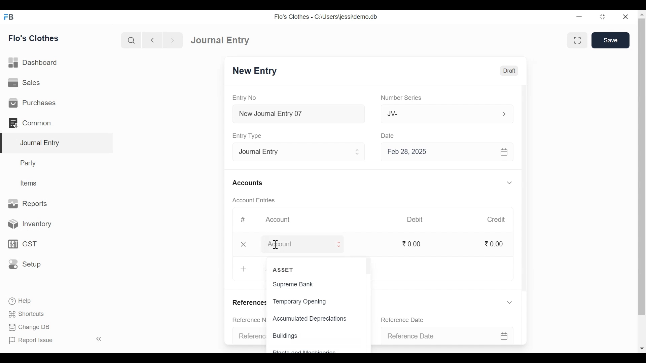 Image resolution: width=646 pixels, height=363 pixels. What do you see at coordinates (31, 123) in the screenshot?
I see `Common` at bounding box center [31, 123].